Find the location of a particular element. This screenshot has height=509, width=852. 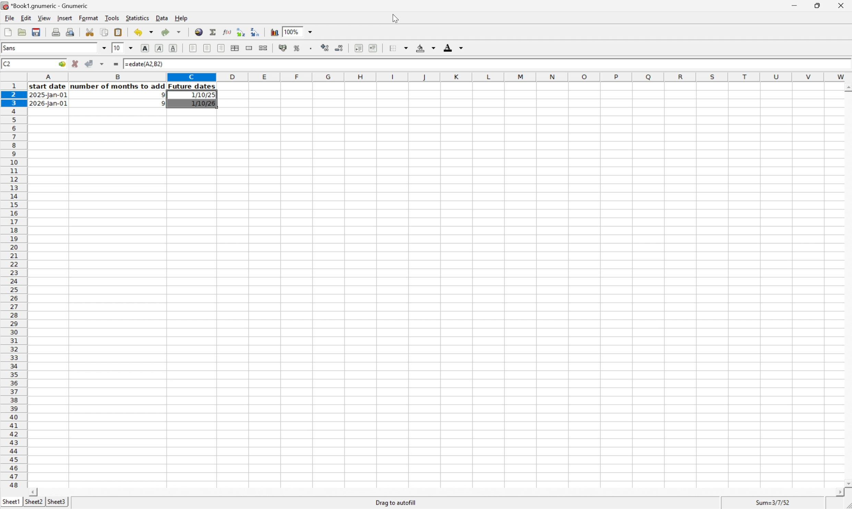

number of months to add is located at coordinates (118, 86).